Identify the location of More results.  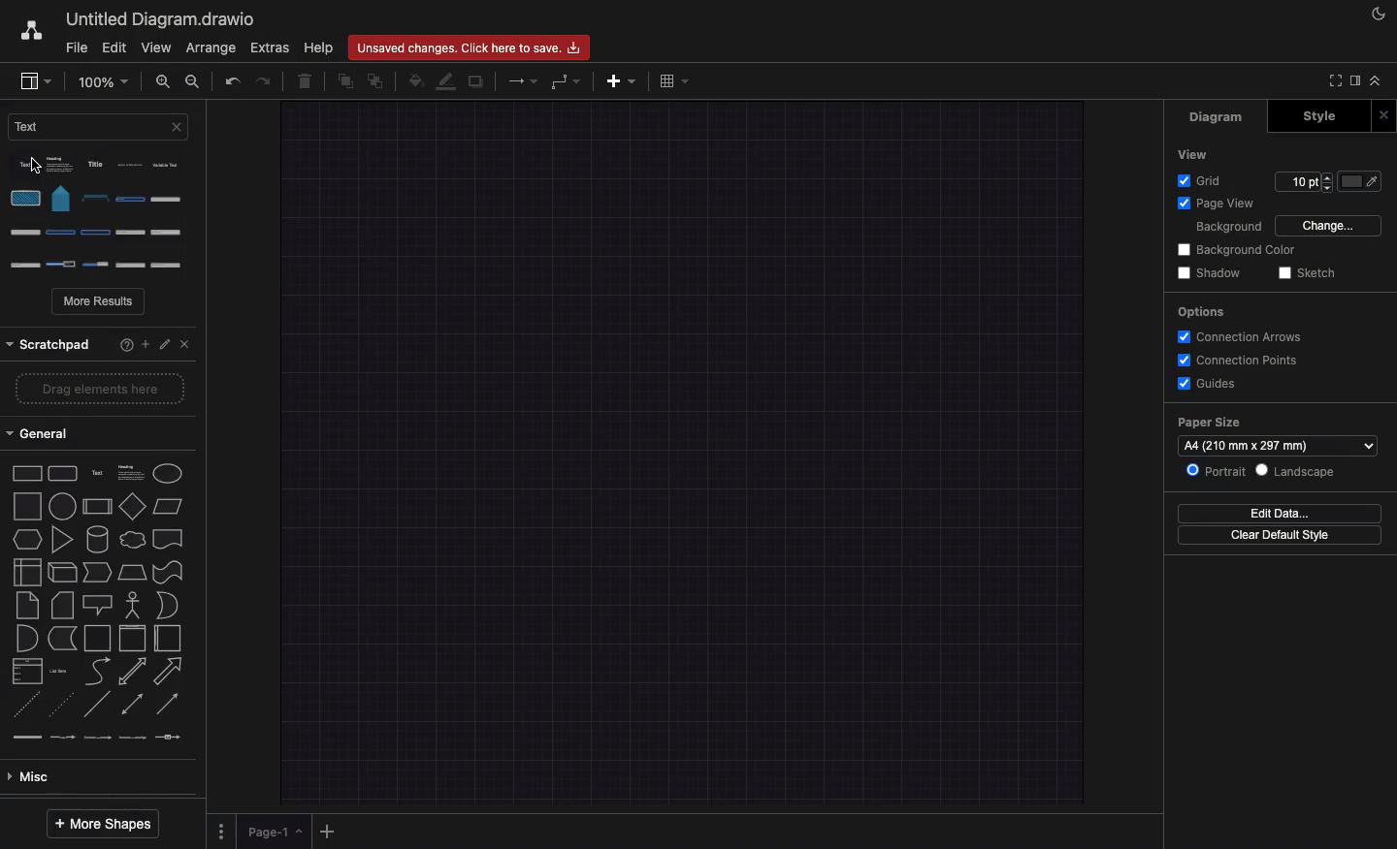
(100, 303).